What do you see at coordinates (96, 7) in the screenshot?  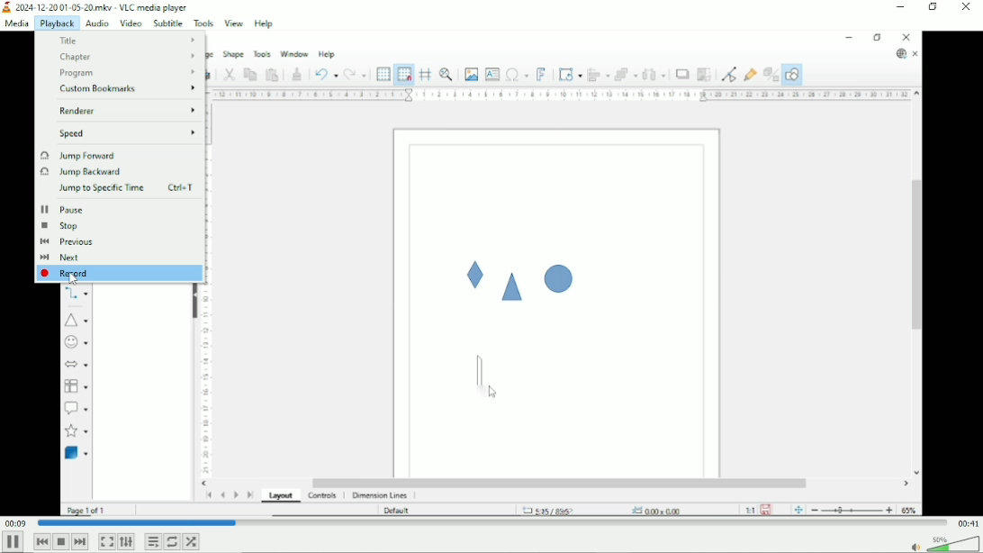 I see `2024-12-20 01-05-20.mkv - VLC media player` at bounding box center [96, 7].